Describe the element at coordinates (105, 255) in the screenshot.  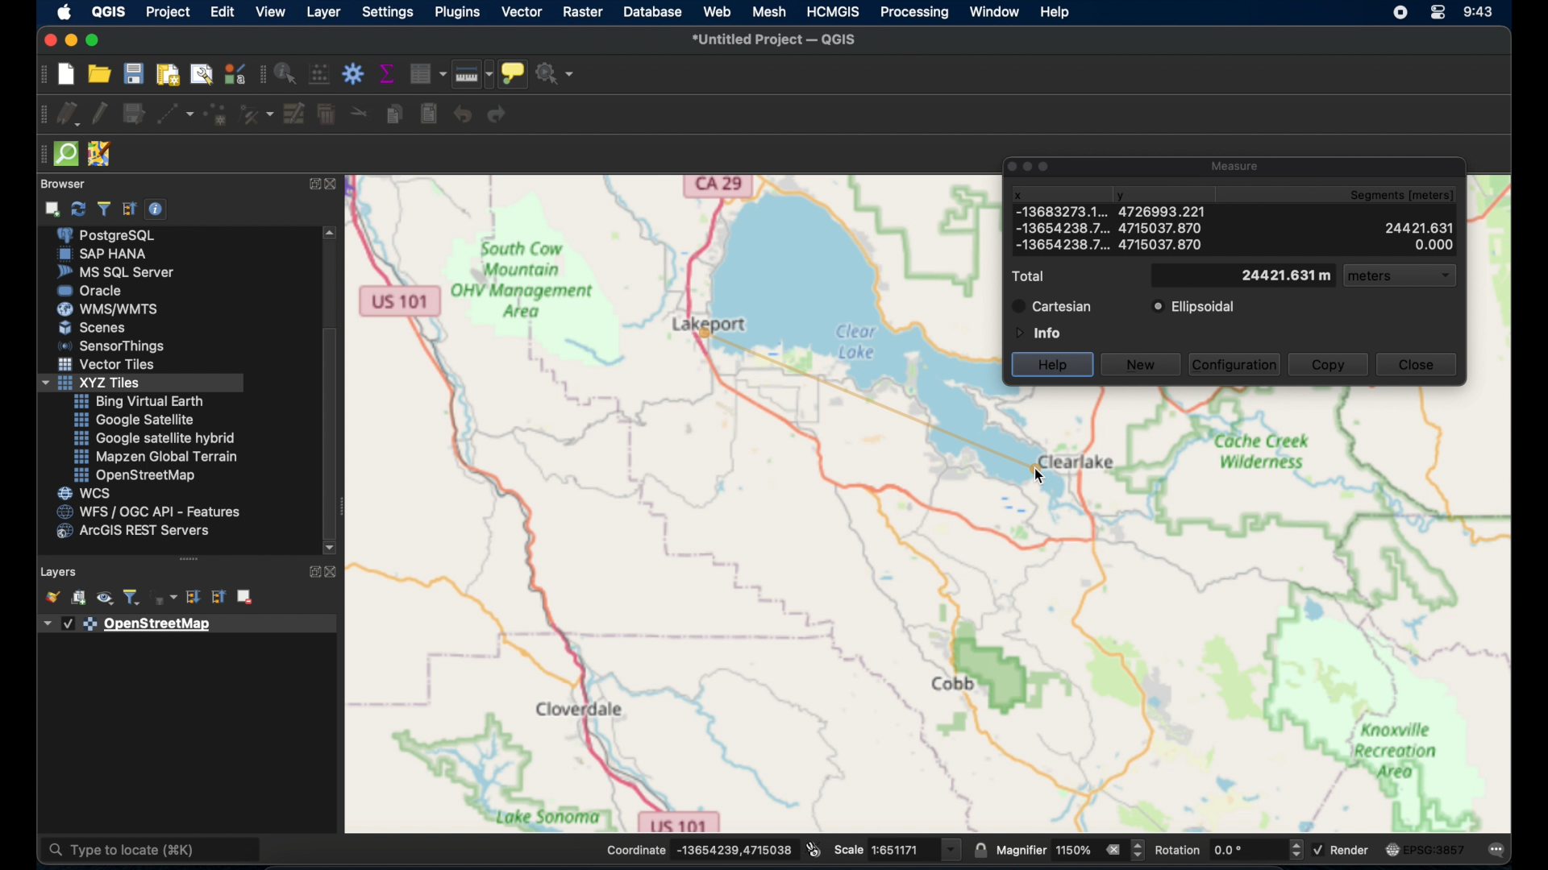
I see `sap hana` at that location.